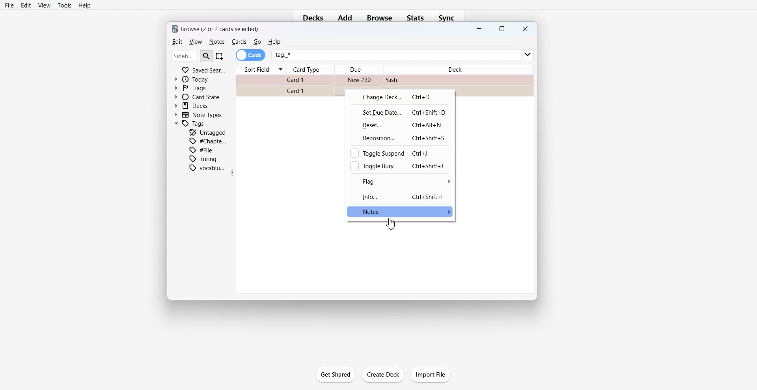  Describe the element at coordinates (345, 18) in the screenshot. I see `Add` at that location.